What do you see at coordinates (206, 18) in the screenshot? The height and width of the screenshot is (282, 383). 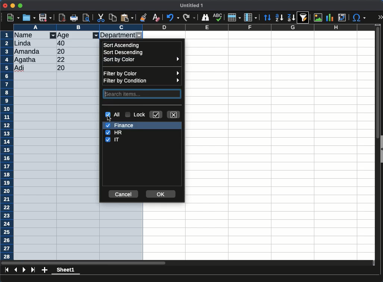 I see `finder` at bounding box center [206, 18].